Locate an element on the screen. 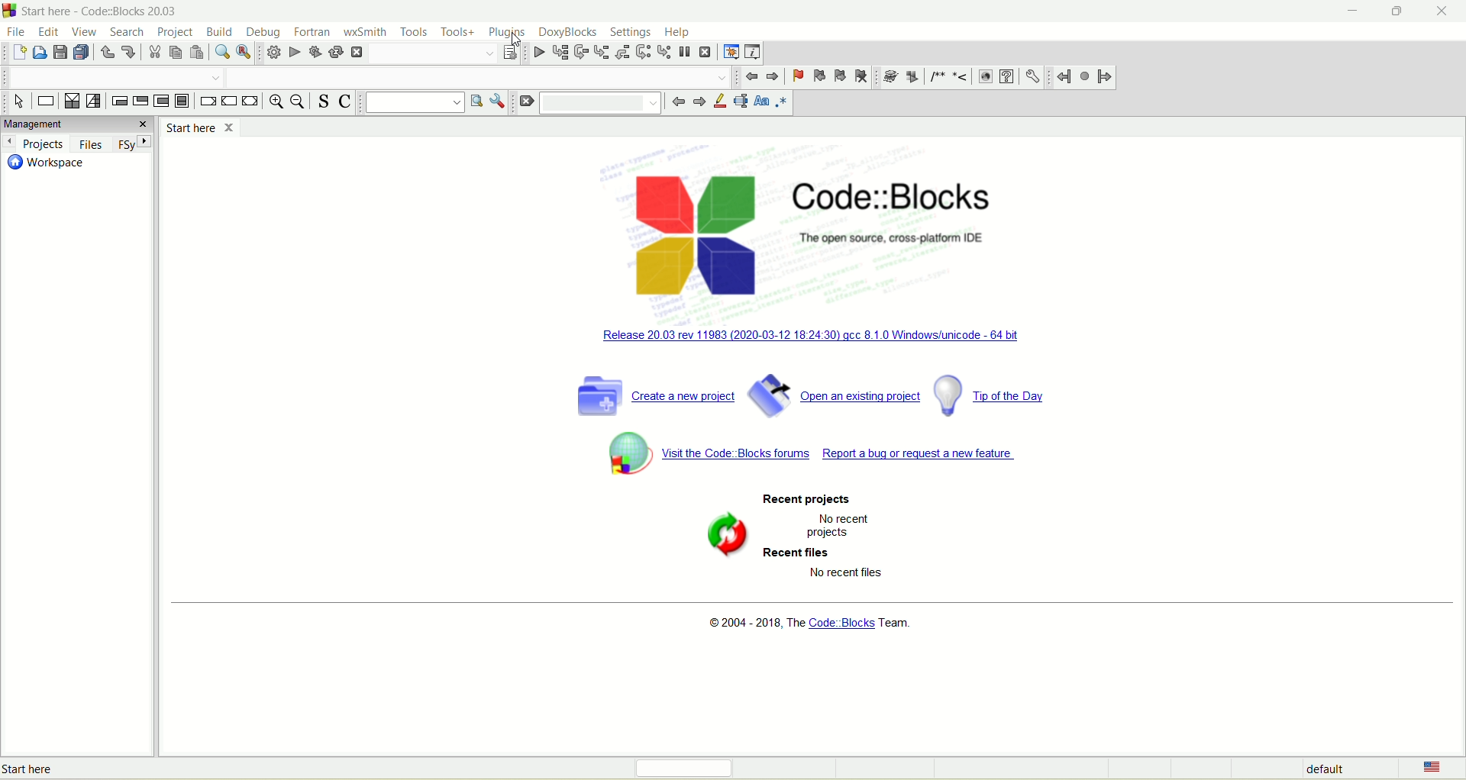 The height and width of the screenshot is (780, 1466). debugging is located at coordinates (731, 50).